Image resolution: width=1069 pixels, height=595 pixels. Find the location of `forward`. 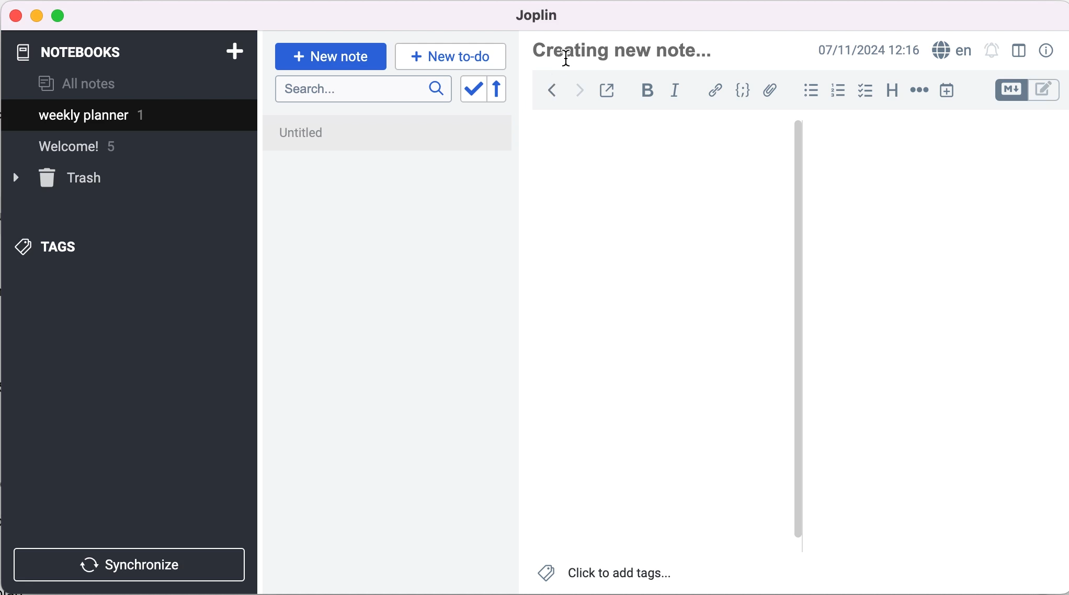

forward is located at coordinates (578, 92).